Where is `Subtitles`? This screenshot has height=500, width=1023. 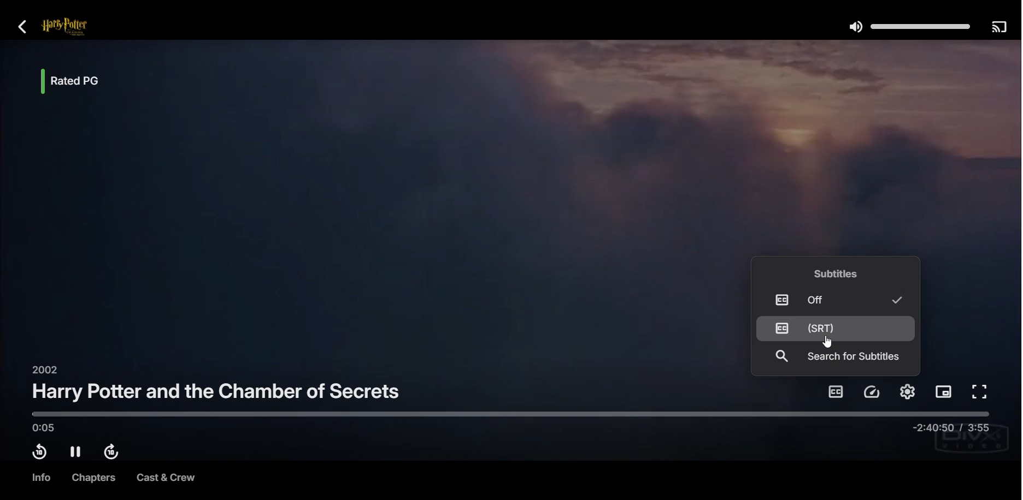 Subtitles is located at coordinates (839, 273).